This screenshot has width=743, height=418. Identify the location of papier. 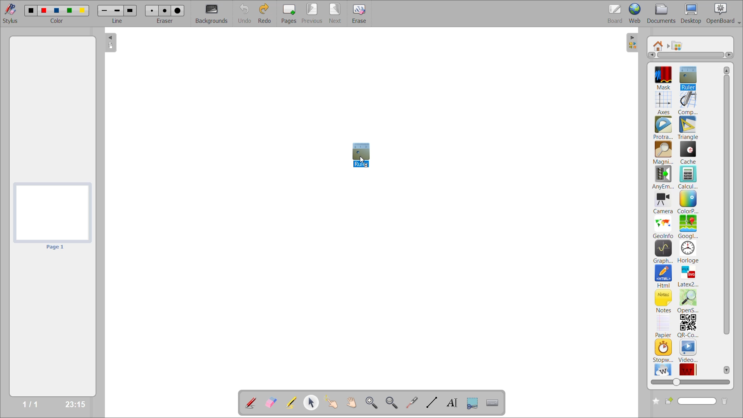
(663, 326).